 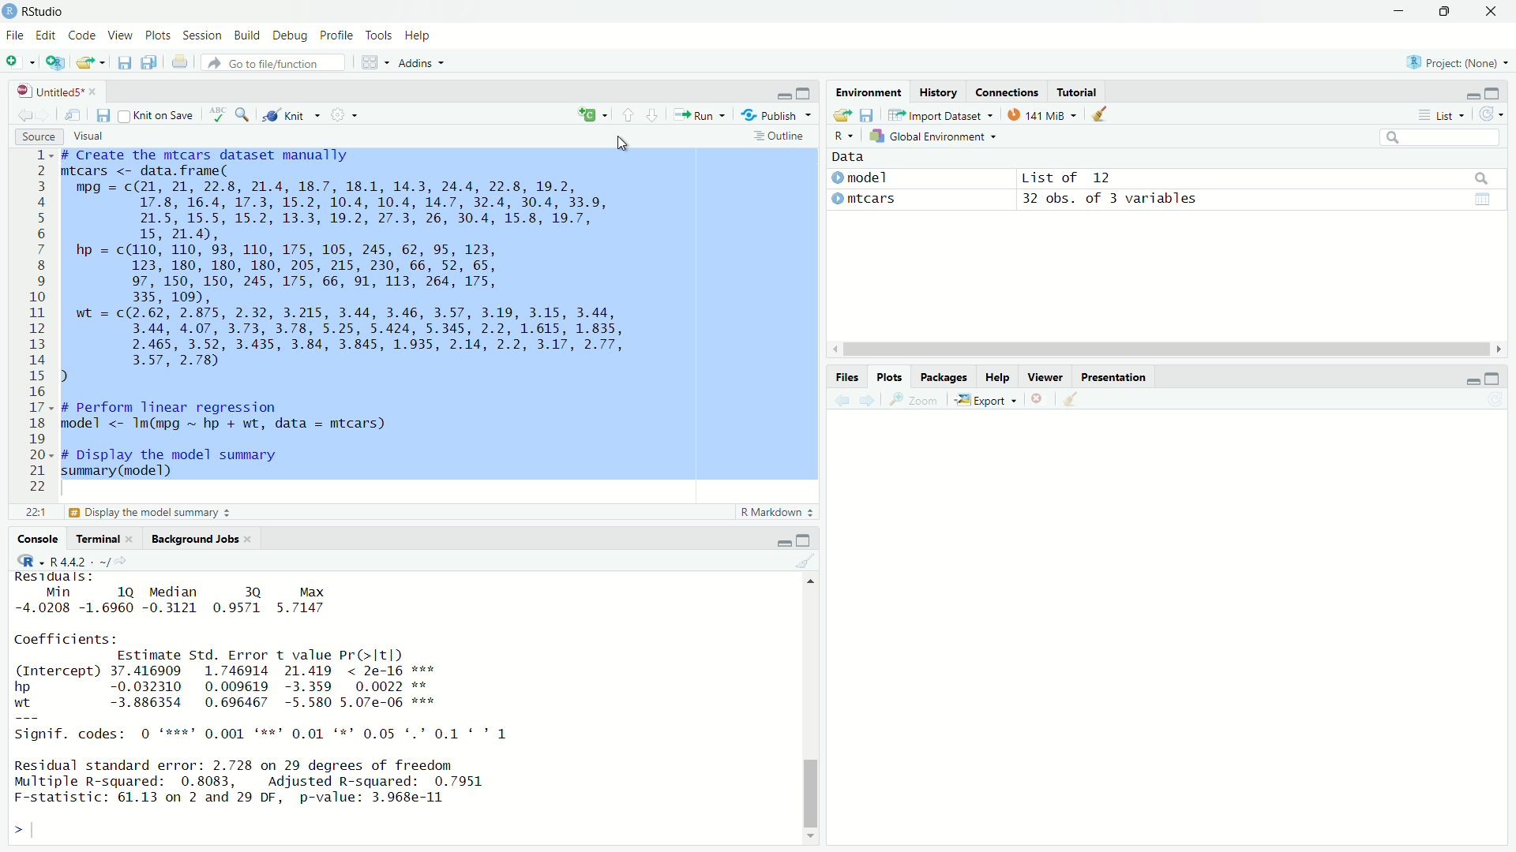 What do you see at coordinates (181, 62) in the screenshot?
I see `print the current file` at bounding box center [181, 62].